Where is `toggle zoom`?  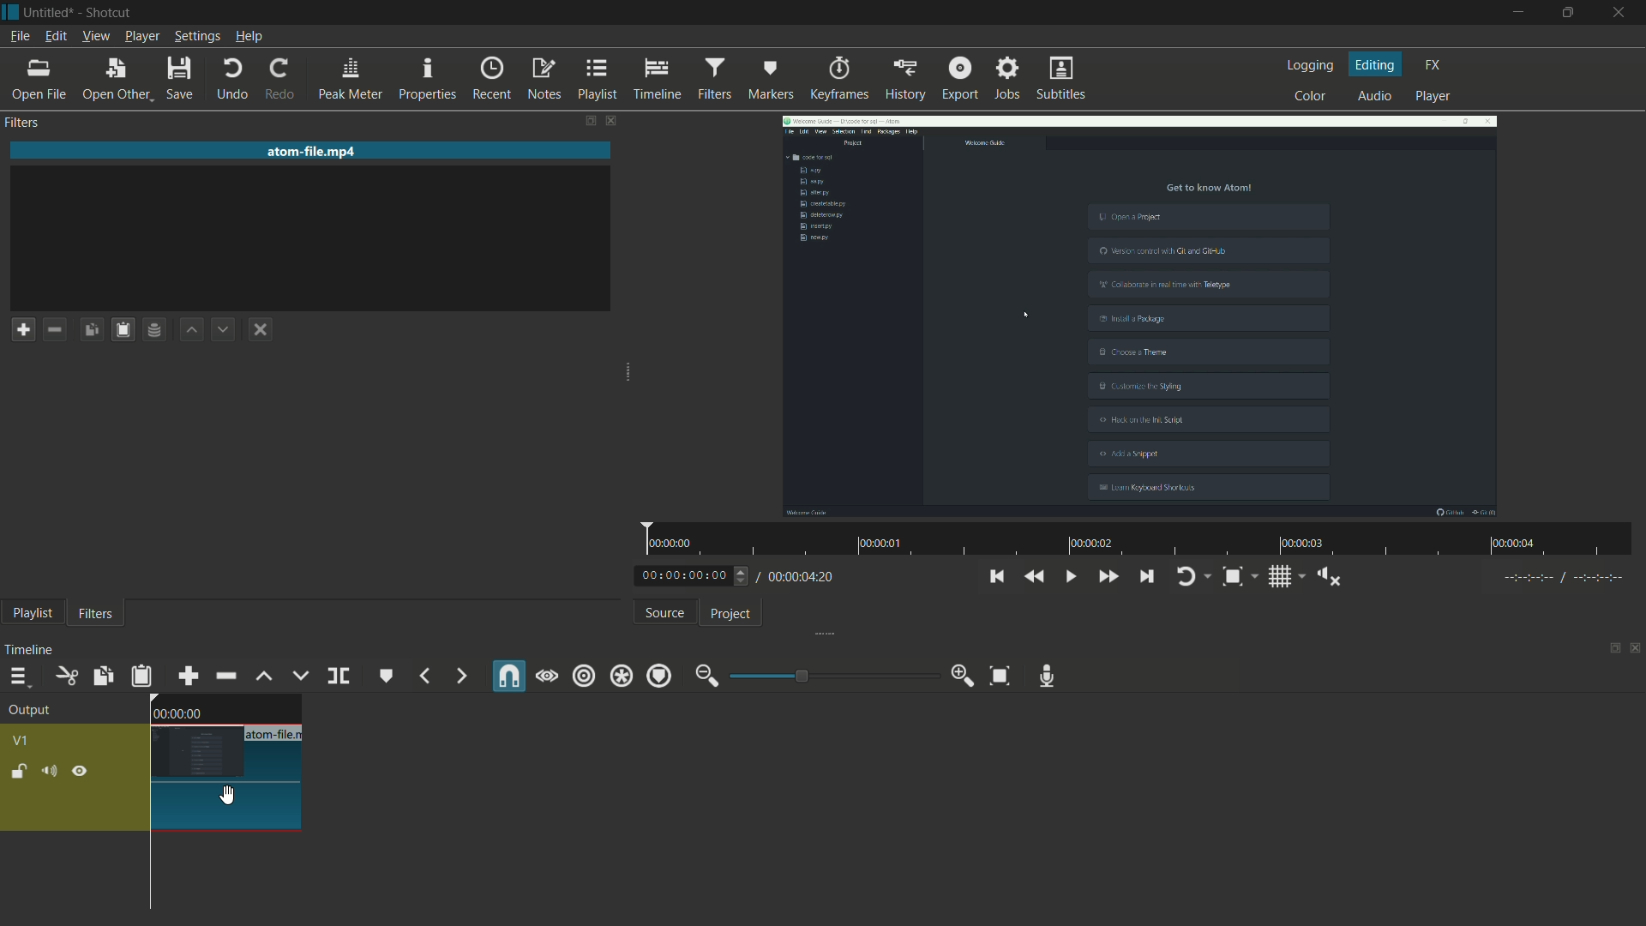
toggle zoom is located at coordinates (1233, 577).